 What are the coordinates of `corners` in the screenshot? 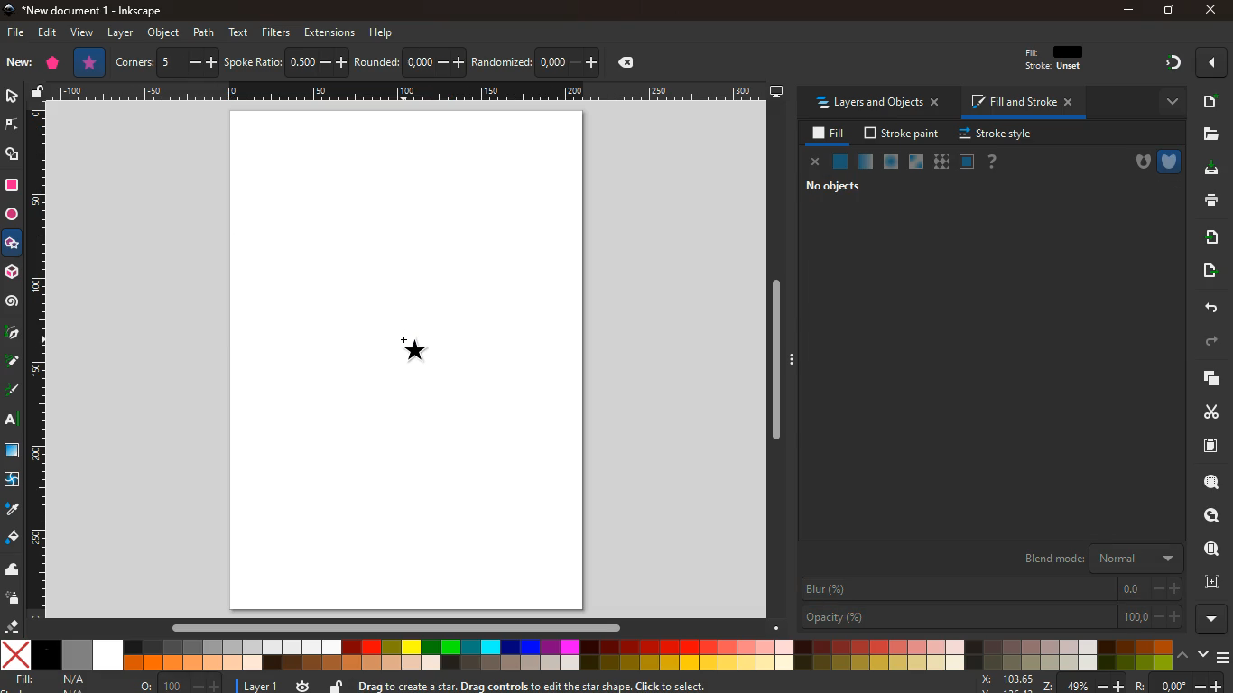 It's located at (166, 63).